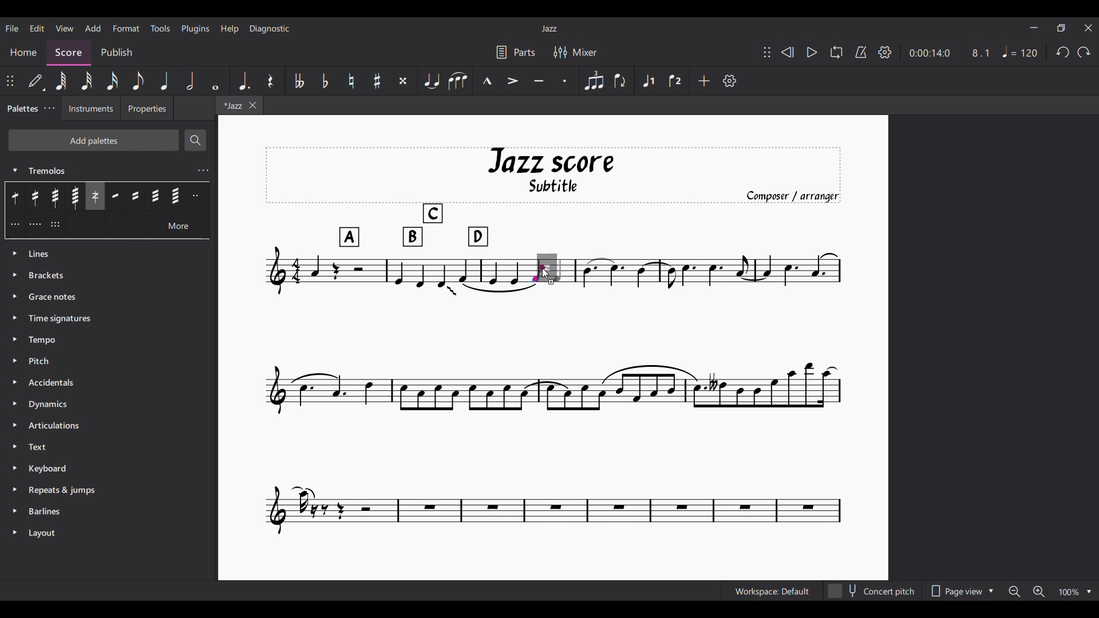 This screenshot has width=1099, height=618. Describe the element at coordinates (65, 28) in the screenshot. I see `View` at that location.